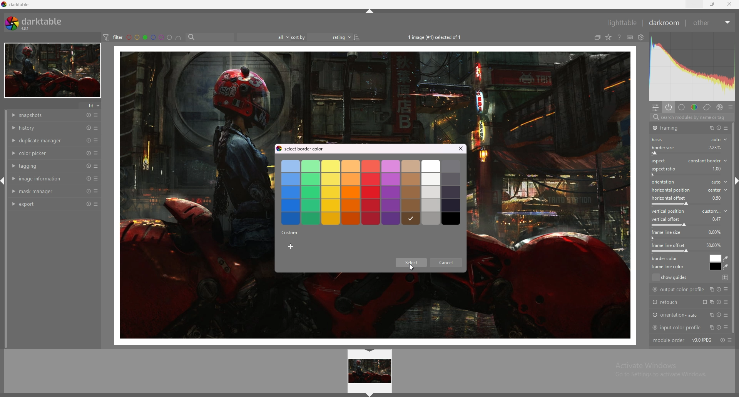 Image resolution: width=739 pixels, height=397 pixels. I want to click on correct, so click(706, 107).